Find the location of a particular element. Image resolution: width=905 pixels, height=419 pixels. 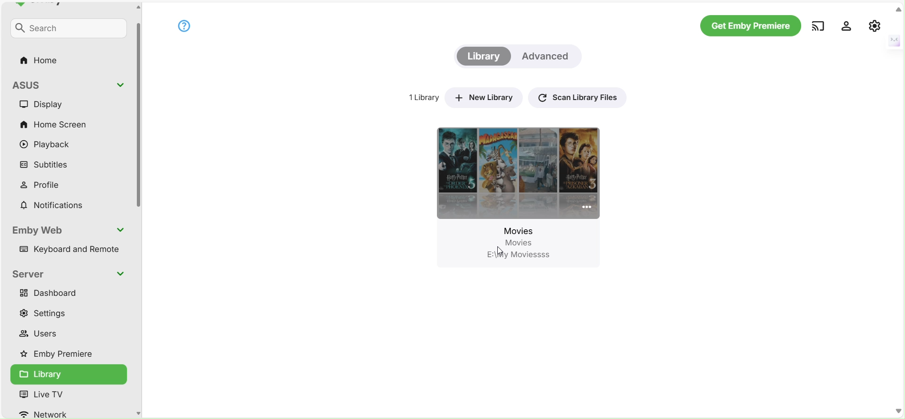

Number of Libraries in the current Library View is located at coordinates (422, 99).